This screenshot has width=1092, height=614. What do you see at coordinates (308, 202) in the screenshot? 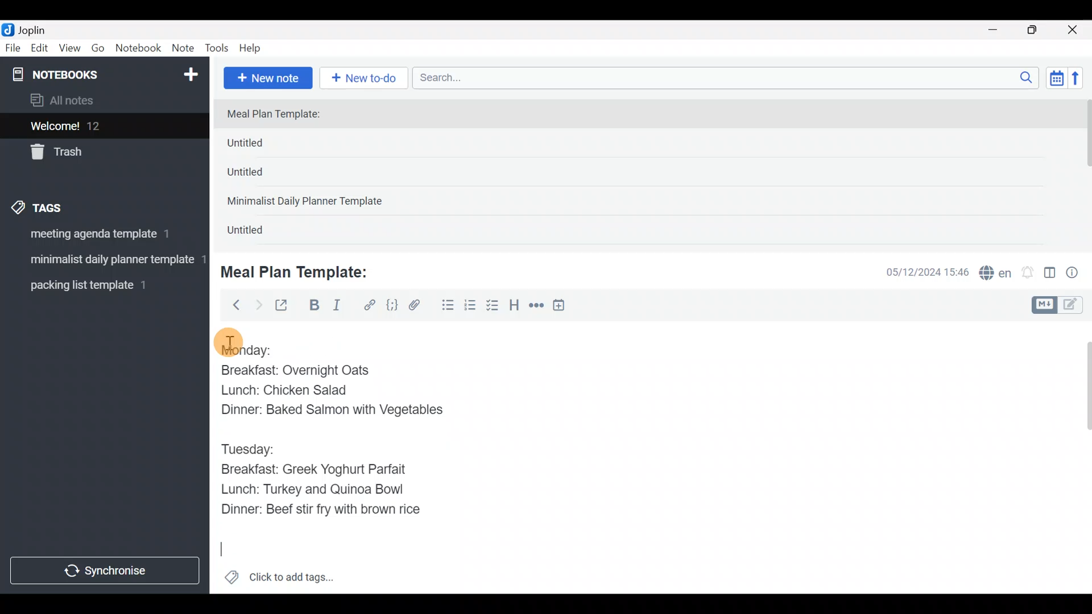
I see `Minimalist Daily Planner Template` at bounding box center [308, 202].